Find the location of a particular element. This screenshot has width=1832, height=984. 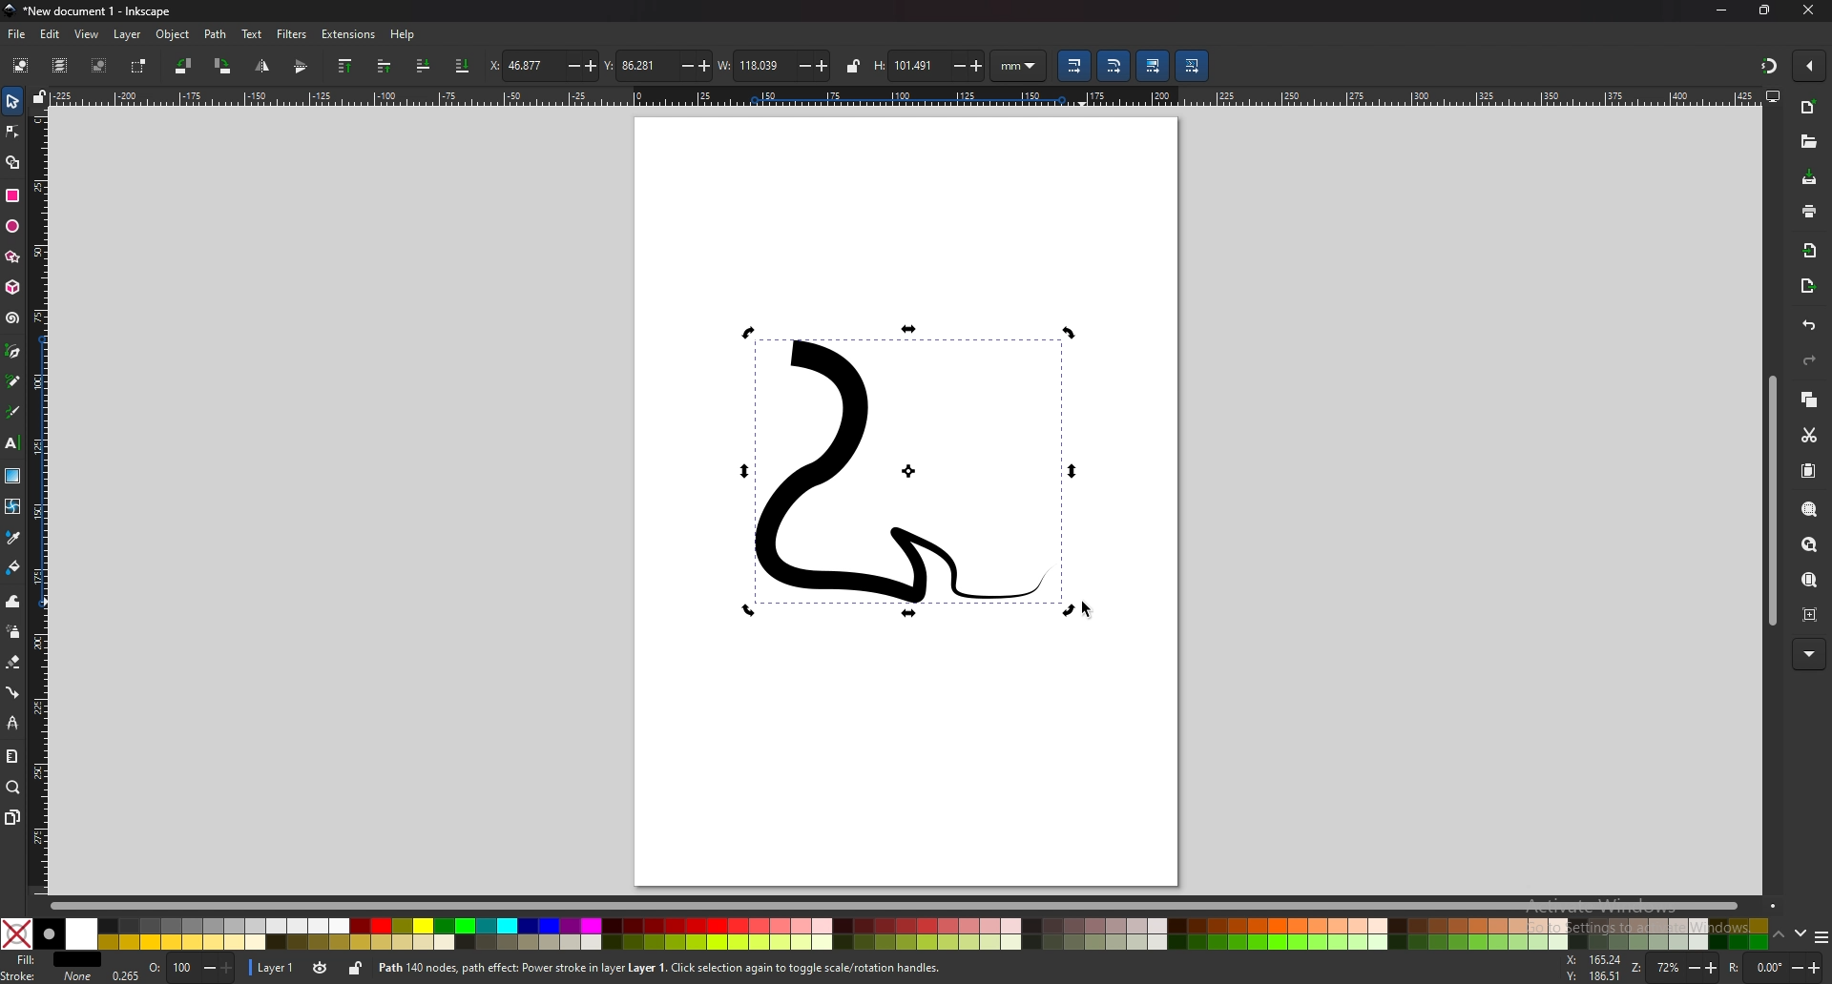

open is located at coordinates (1806, 140).